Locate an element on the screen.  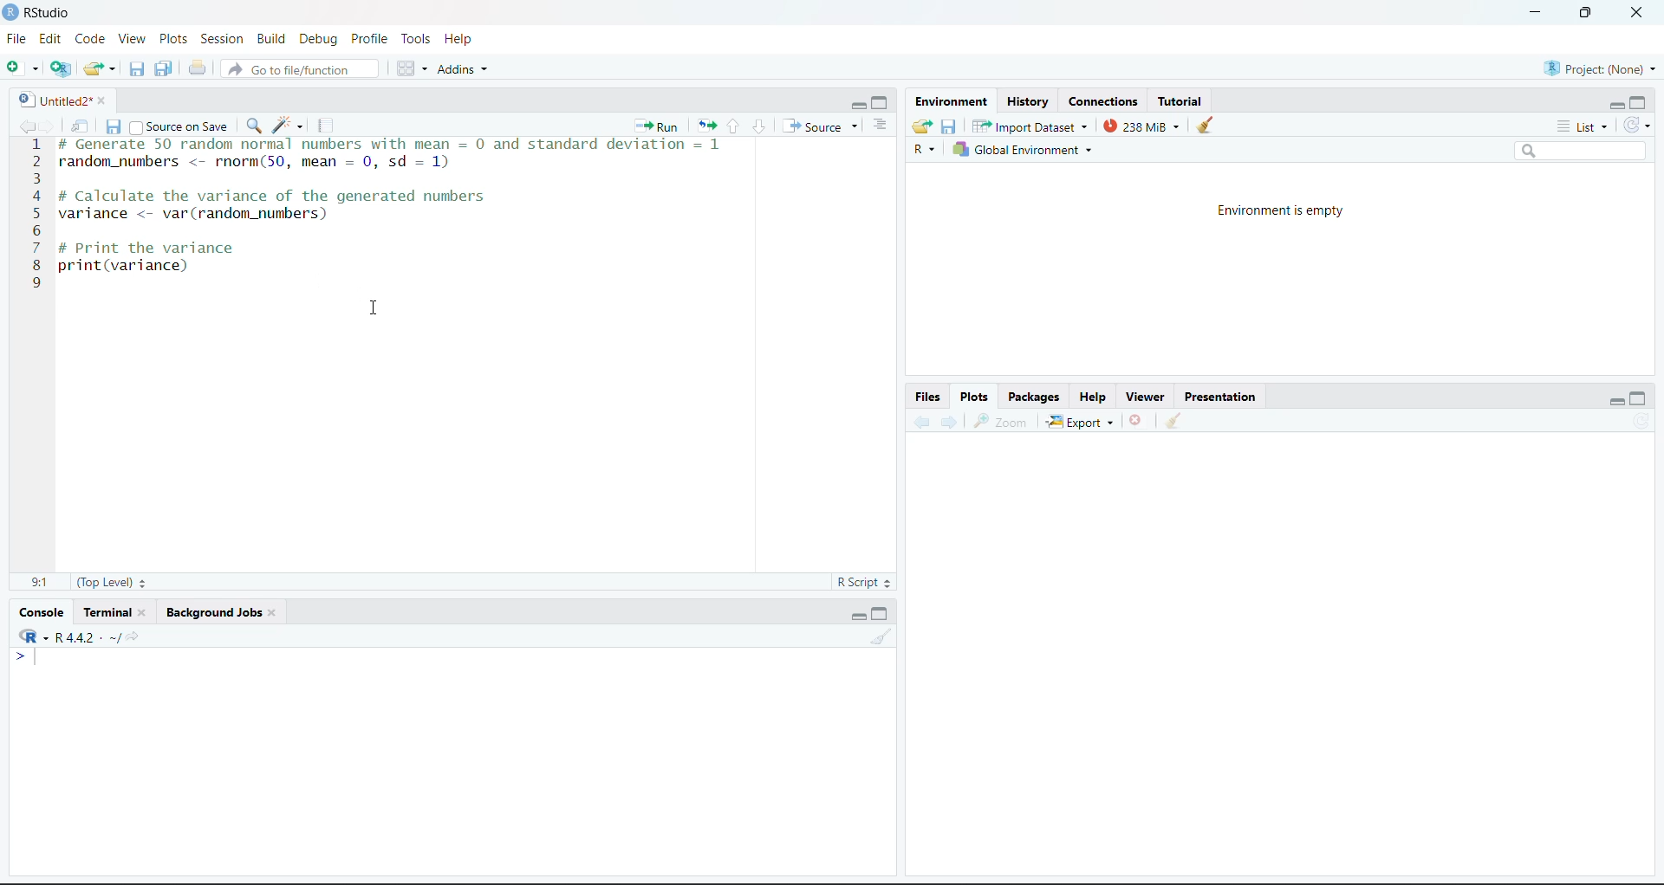
Plots is located at coordinates (974, 397).